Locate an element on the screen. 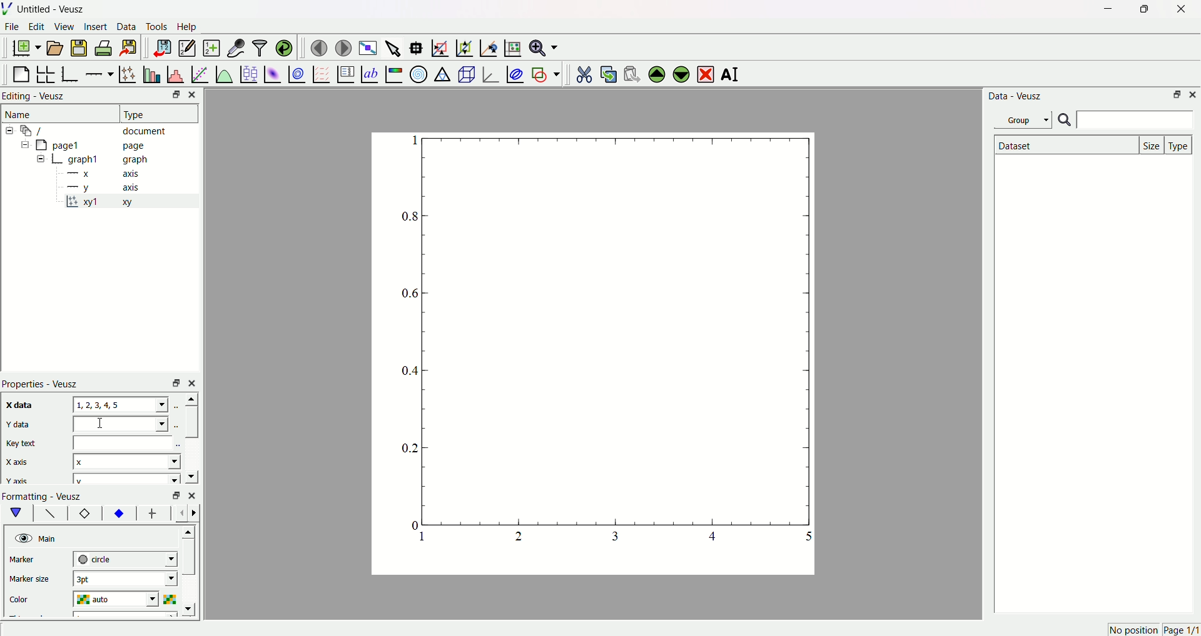 The width and height of the screenshot is (1201, 636). Searchbar is located at coordinates (1125, 121).